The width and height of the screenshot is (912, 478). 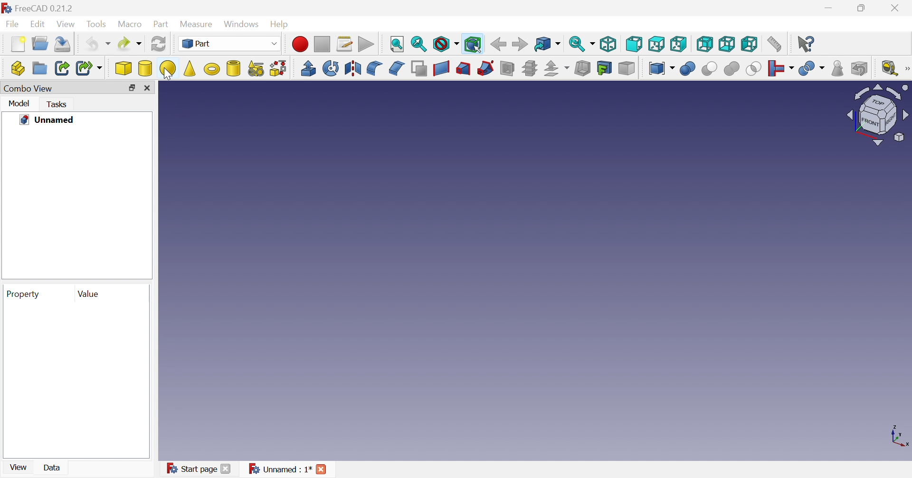 What do you see at coordinates (498, 45) in the screenshot?
I see `Back` at bounding box center [498, 45].